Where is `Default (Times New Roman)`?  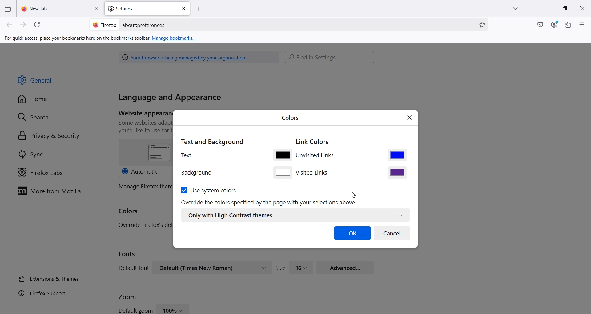 Default (Times New Roman) is located at coordinates (212, 268).